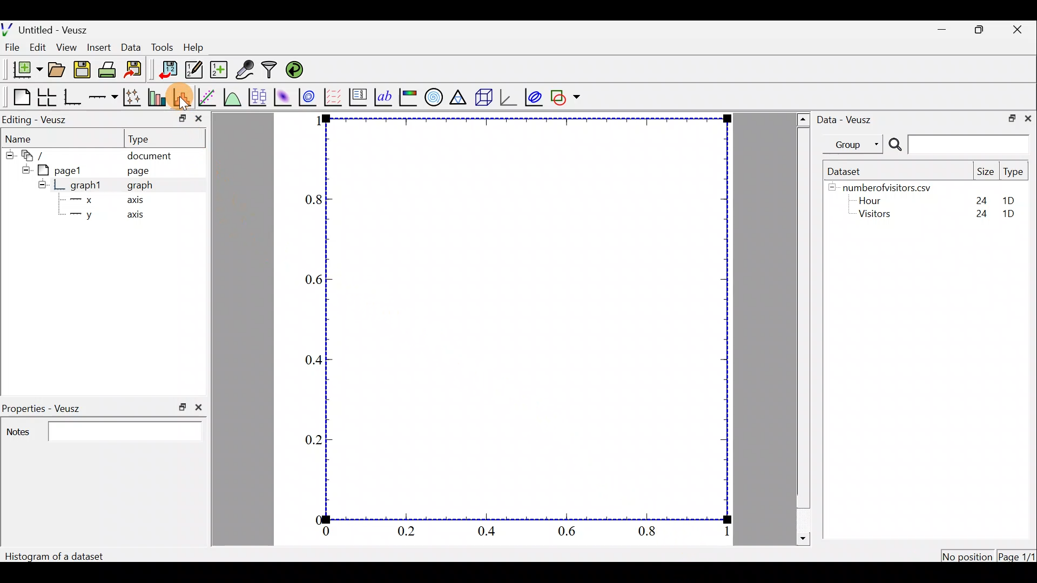 This screenshot has height=583, width=1037. I want to click on Filter data, so click(270, 69).